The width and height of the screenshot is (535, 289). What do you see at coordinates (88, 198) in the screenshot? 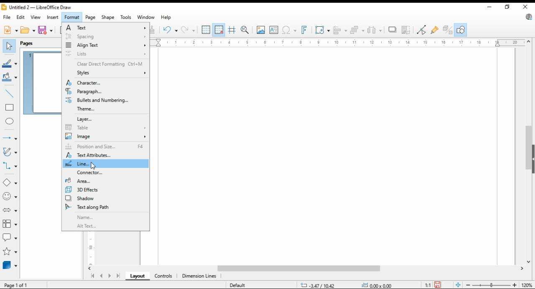
I see `shadow` at bounding box center [88, 198].